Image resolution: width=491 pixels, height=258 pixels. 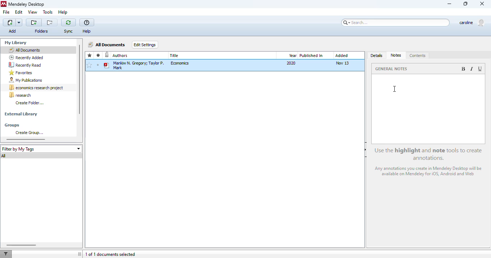 I want to click on all, so click(x=4, y=156).